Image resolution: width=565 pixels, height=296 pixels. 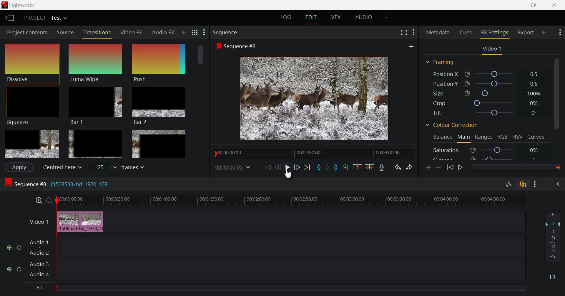 What do you see at coordinates (158, 144) in the screenshot?
I see `Box 6` at bounding box center [158, 144].